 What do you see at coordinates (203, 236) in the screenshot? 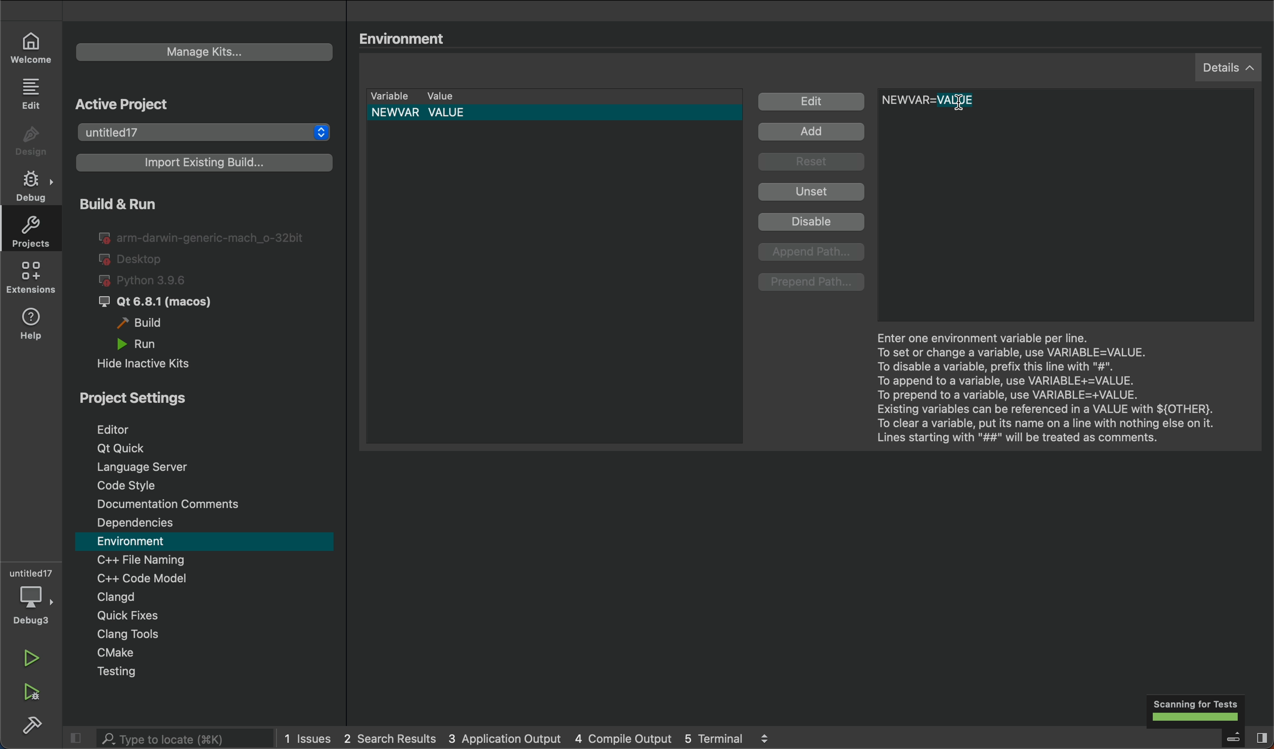
I see `I@ arm-darwin-generic-mach_o-32bit` at bounding box center [203, 236].